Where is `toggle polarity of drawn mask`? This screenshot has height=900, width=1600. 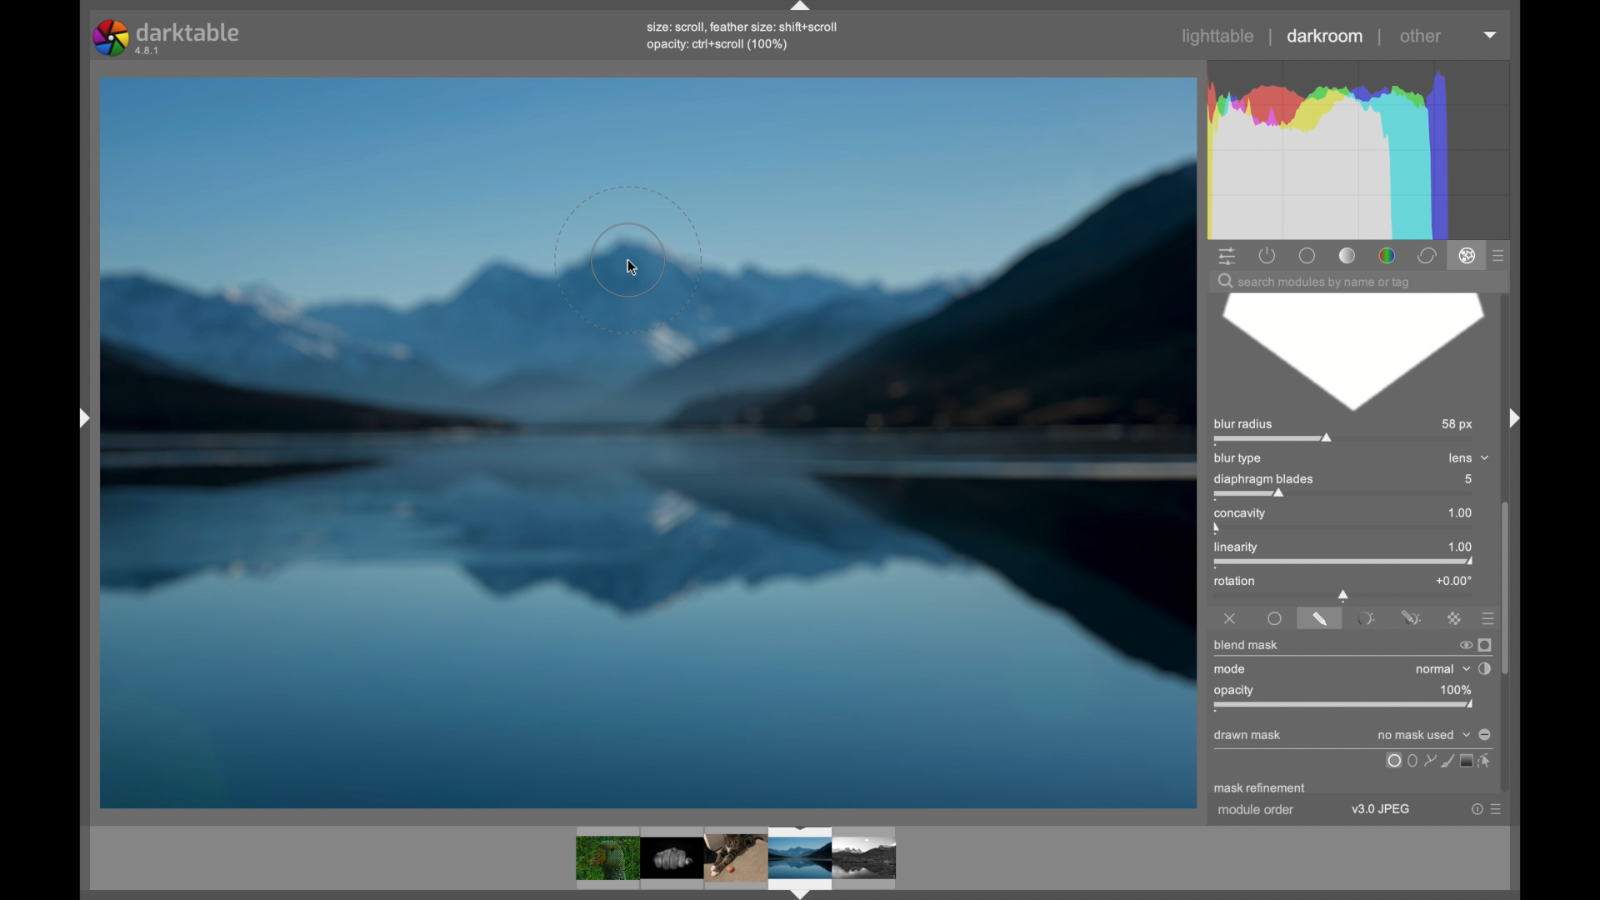
toggle polarity of drawn mask is located at coordinates (1486, 734).